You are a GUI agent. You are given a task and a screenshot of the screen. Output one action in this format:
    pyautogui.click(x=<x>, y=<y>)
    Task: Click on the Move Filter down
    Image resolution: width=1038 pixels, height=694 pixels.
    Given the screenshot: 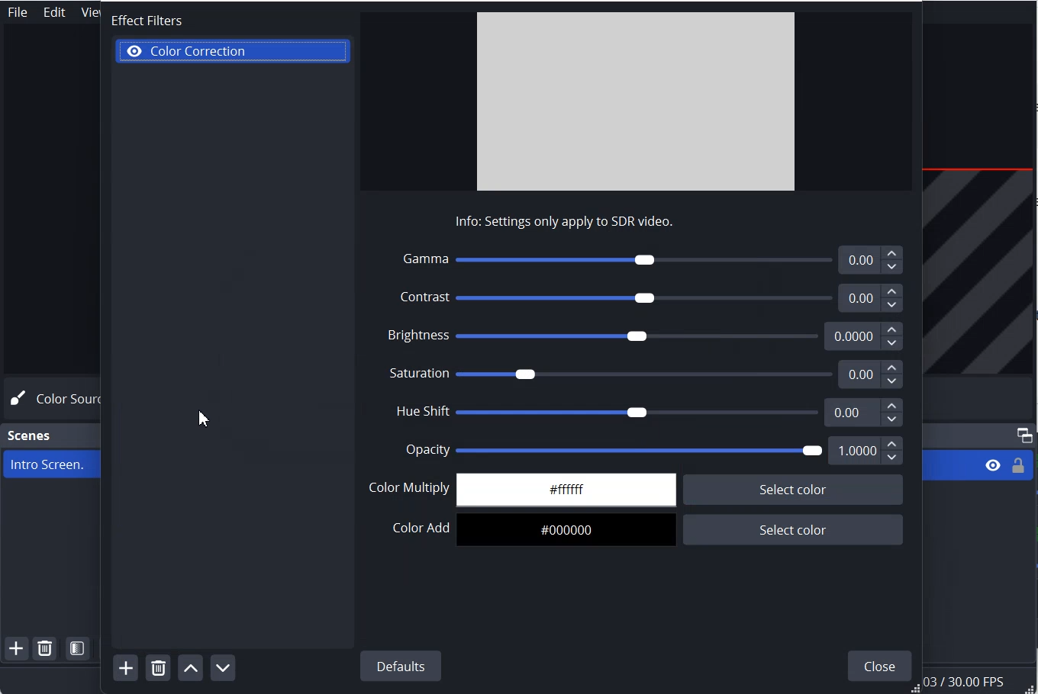 What is the action you would take?
    pyautogui.click(x=223, y=667)
    